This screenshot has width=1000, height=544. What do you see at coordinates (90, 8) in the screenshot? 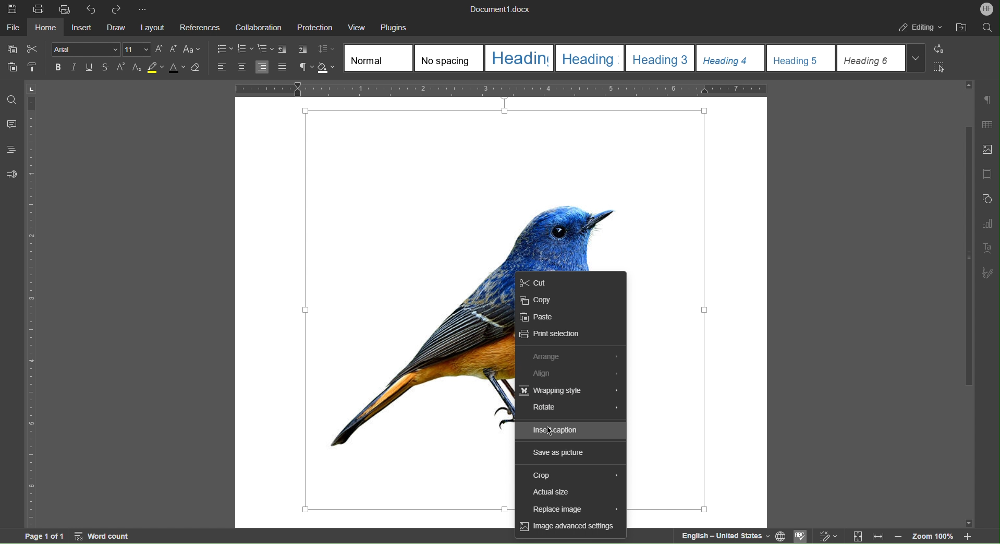
I see `Undo` at bounding box center [90, 8].